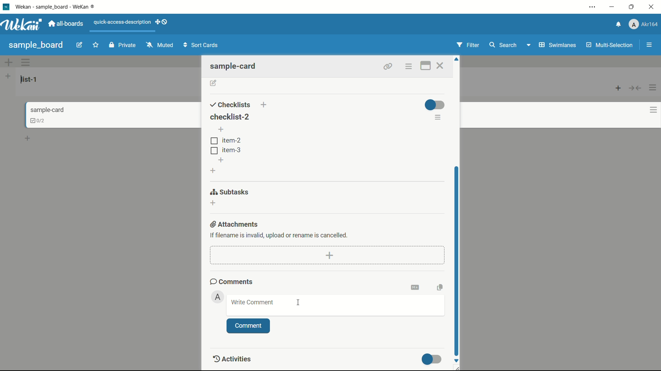 Image resolution: width=661 pixels, height=371 pixels. Describe the element at coordinates (9, 62) in the screenshot. I see `add swimlane` at that location.